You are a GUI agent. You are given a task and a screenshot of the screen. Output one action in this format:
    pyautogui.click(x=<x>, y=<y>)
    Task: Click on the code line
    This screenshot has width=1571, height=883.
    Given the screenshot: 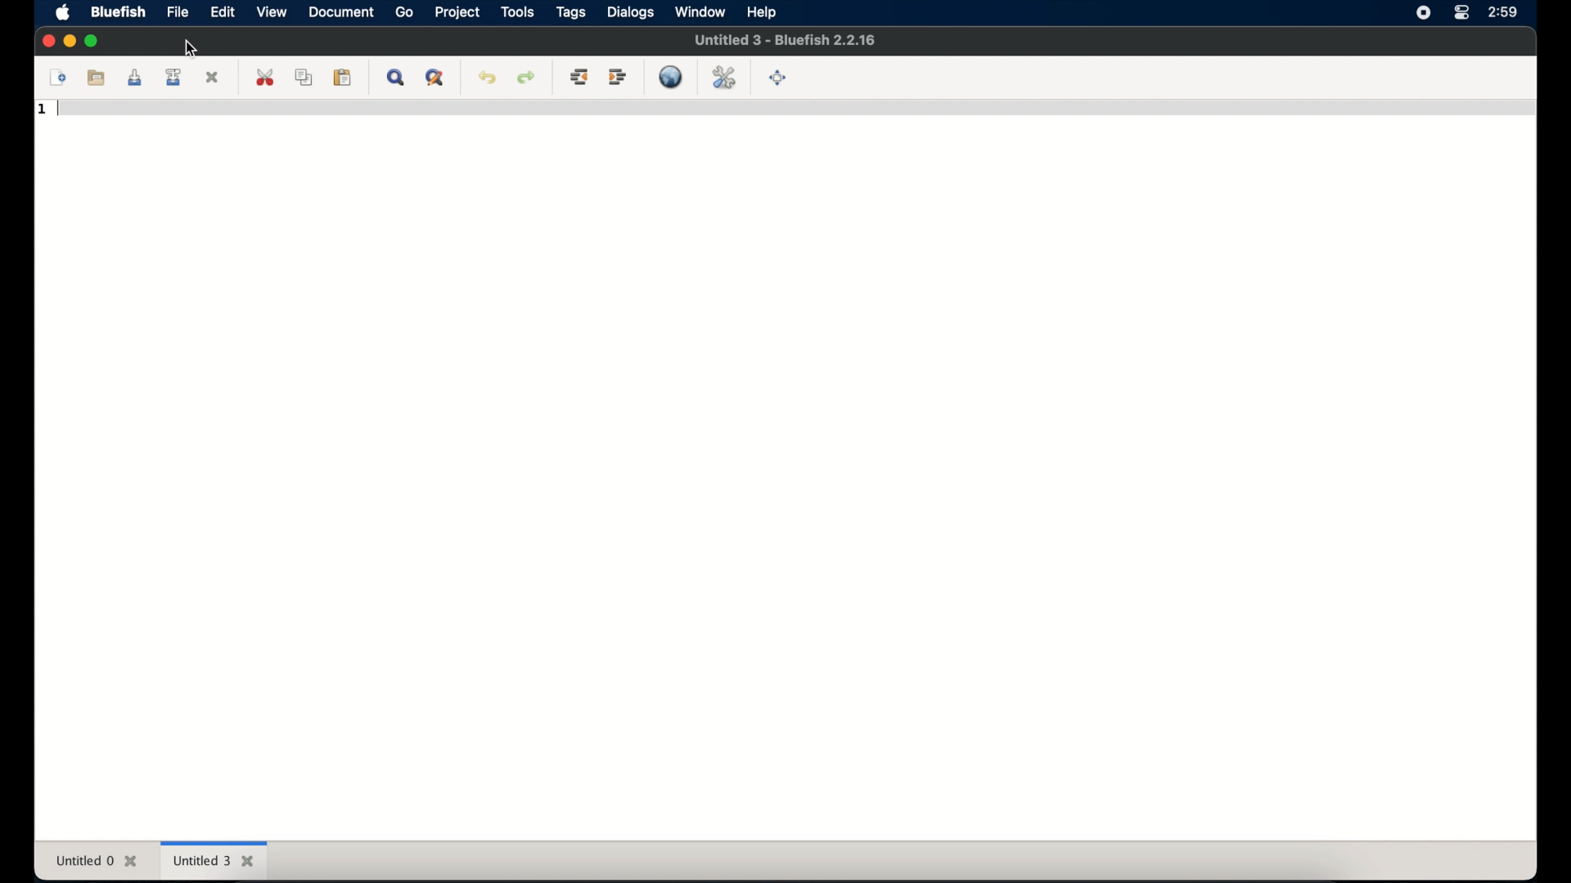 What is the action you would take?
    pyautogui.click(x=793, y=107)
    